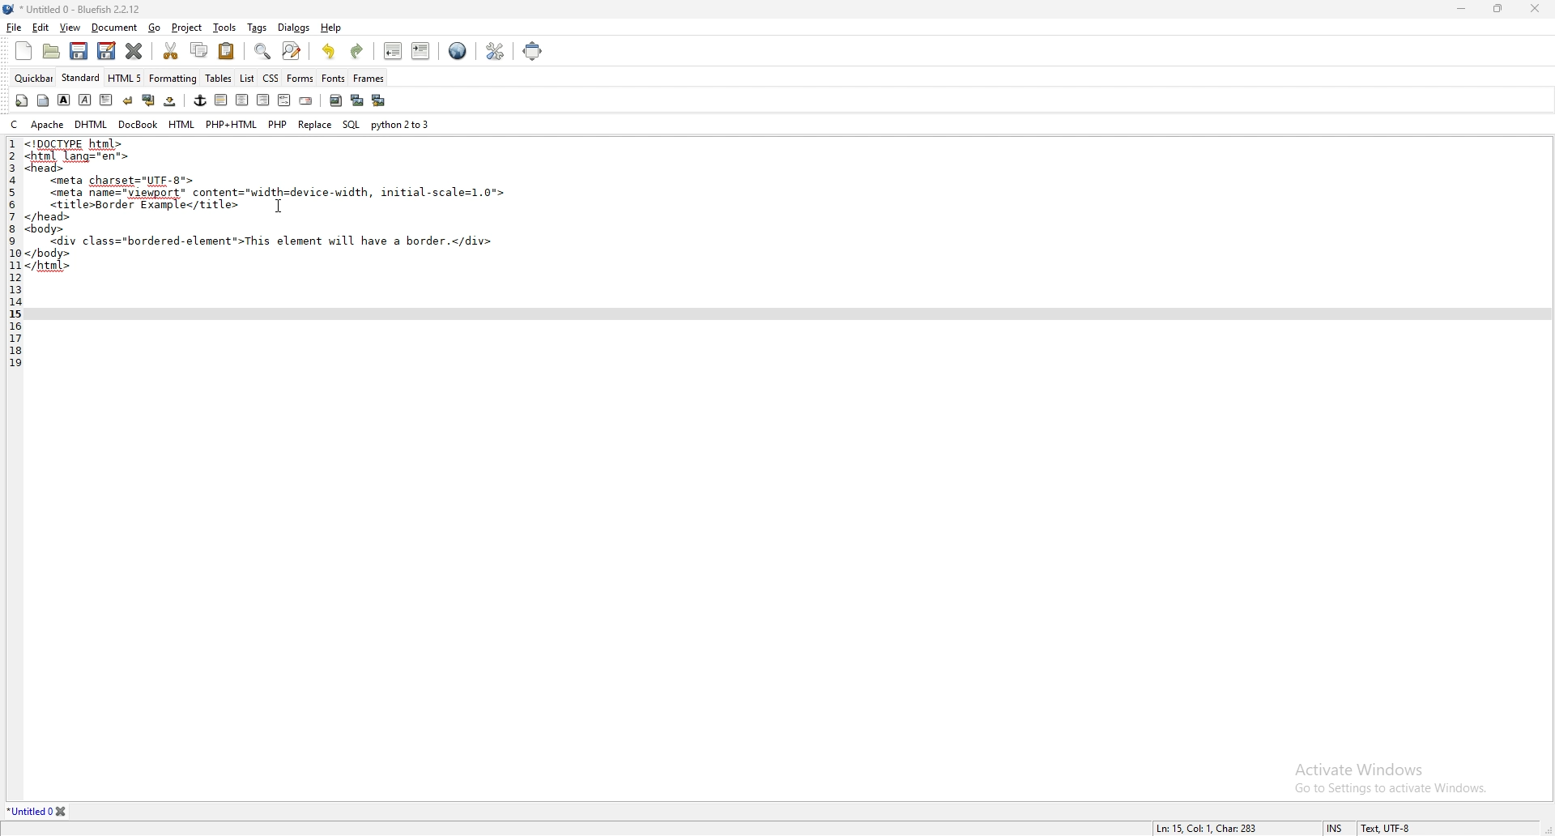  Describe the element at coordinates (84, 100) in the screenshot. I see `italic` at that location.